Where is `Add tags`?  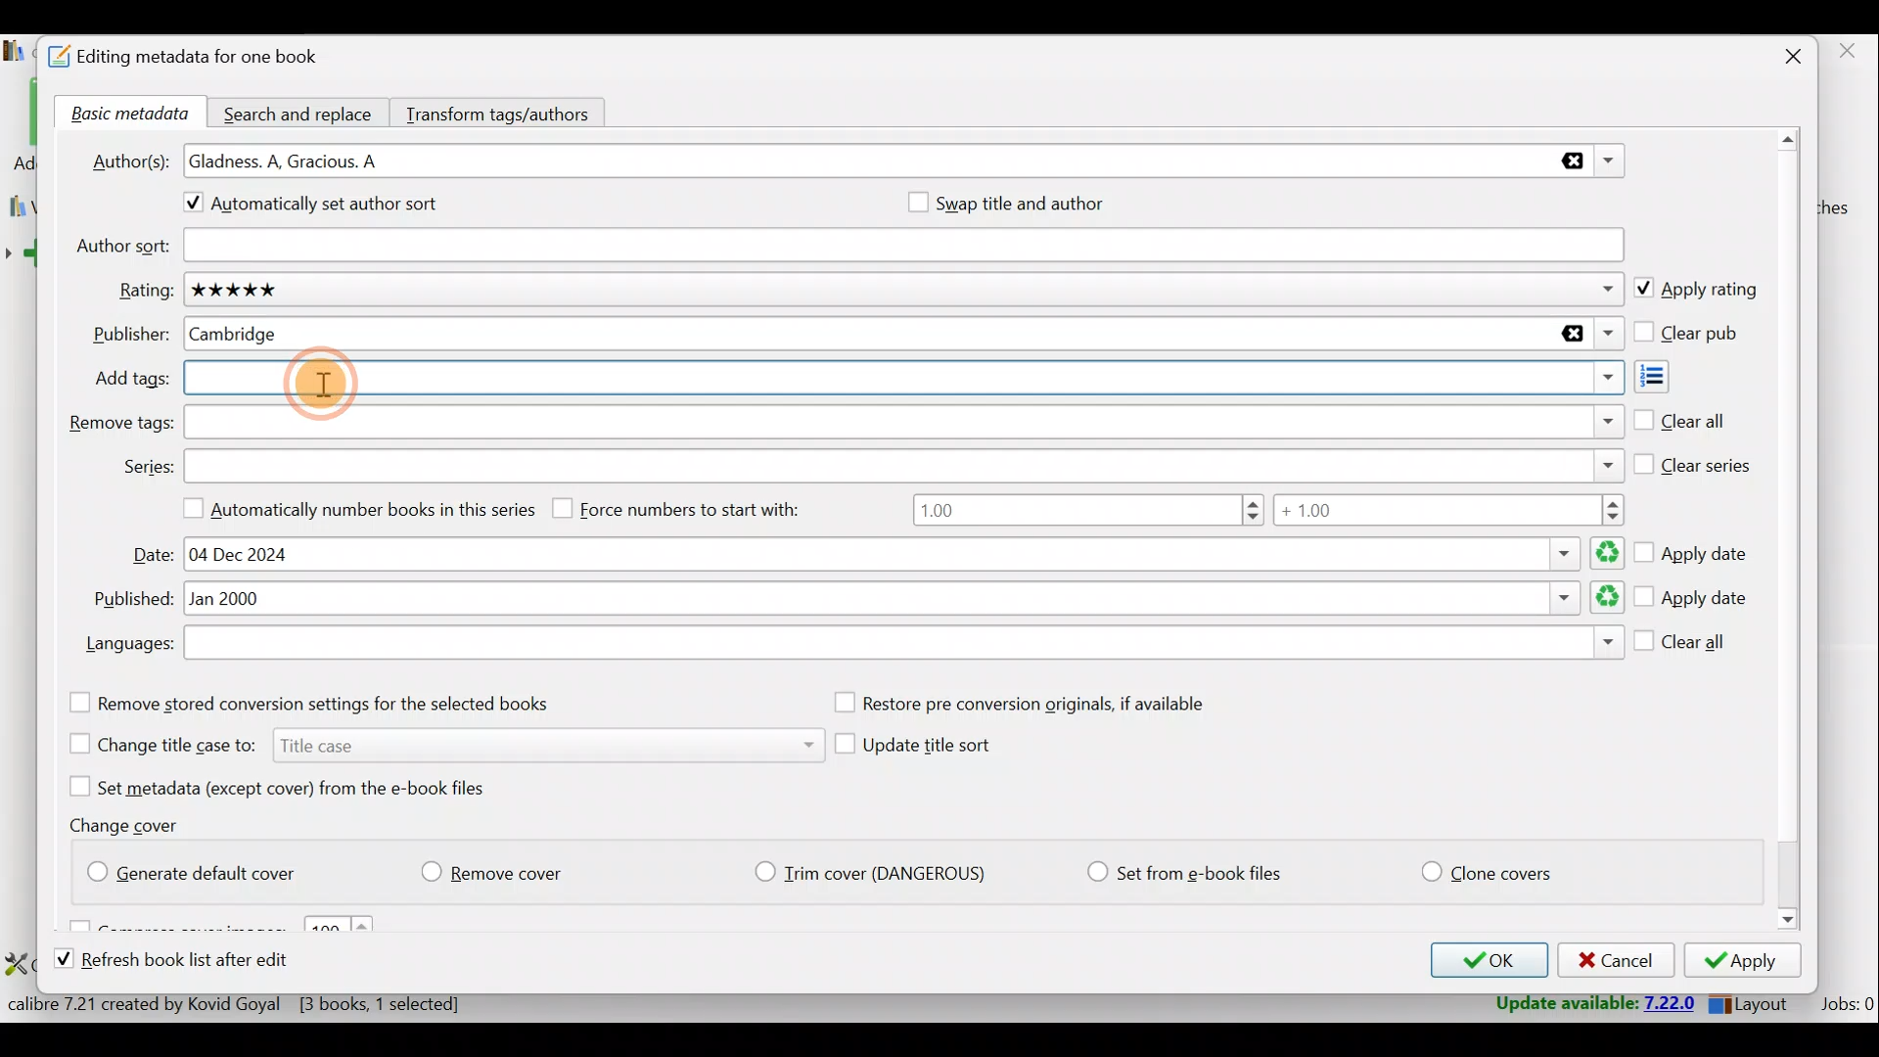
Add tags is located at coordinates (900, 379).